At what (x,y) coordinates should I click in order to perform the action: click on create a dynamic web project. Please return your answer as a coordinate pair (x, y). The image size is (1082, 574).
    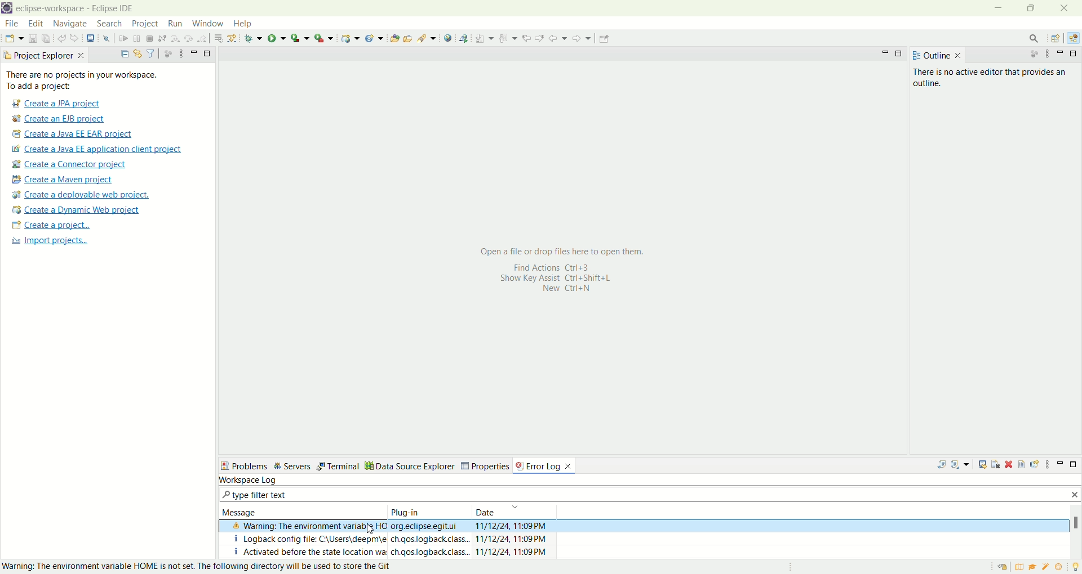
    Looking at the image, I should click on (350, 38).